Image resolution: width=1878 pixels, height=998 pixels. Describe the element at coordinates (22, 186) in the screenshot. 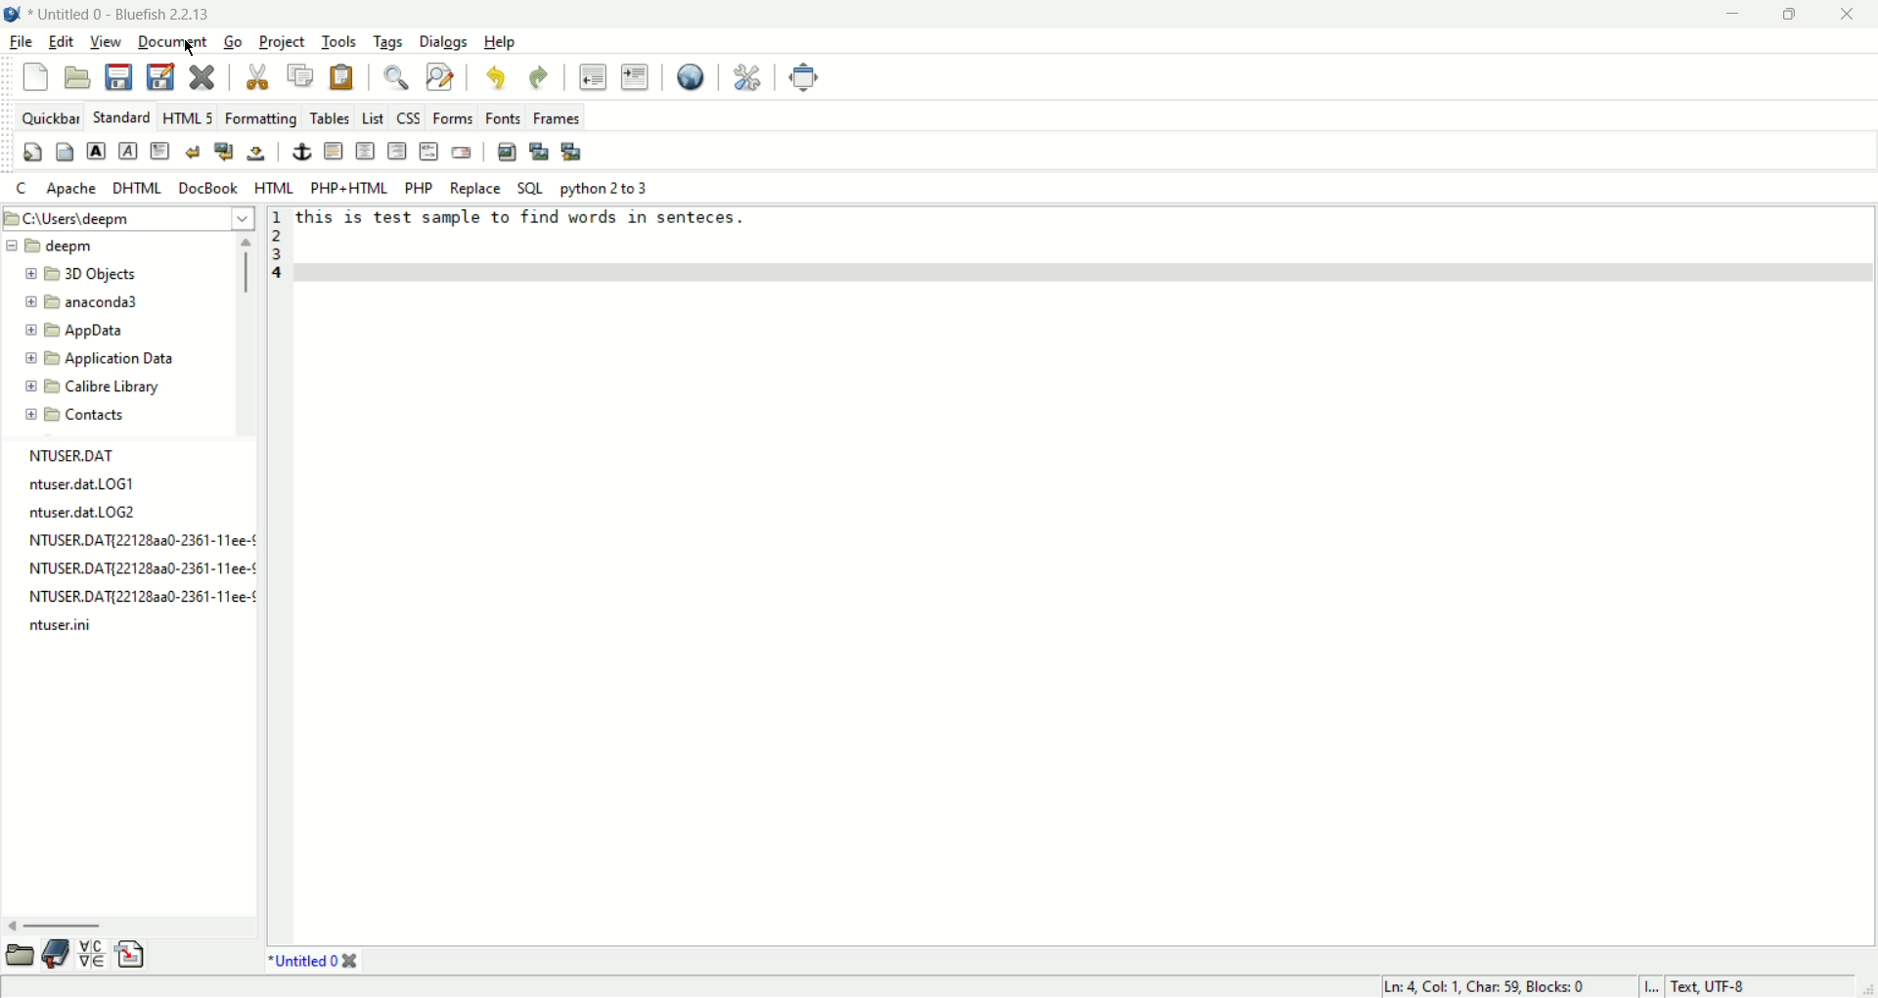

I see `c` at that location.